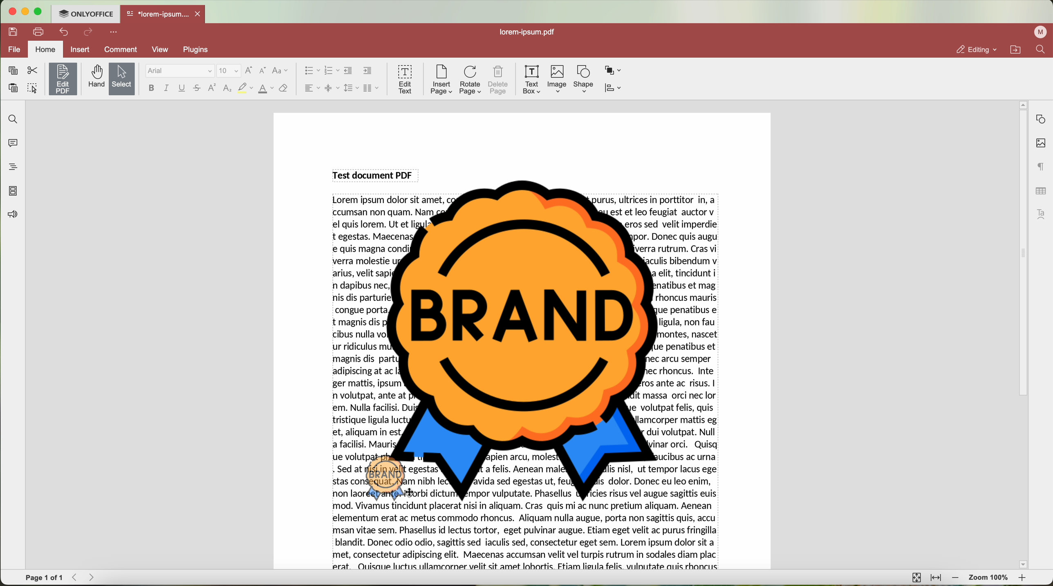 This screenshot has width=1053, height=586. What do you see at coordinates (115, 31) in the screenshot?
I see `more options` at bounding box center [115, 31].